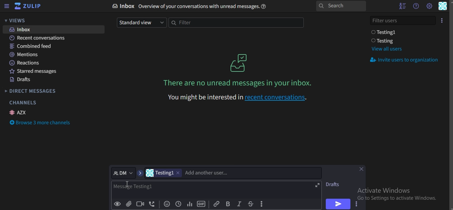  I want to click on draft, so click(335, 184).